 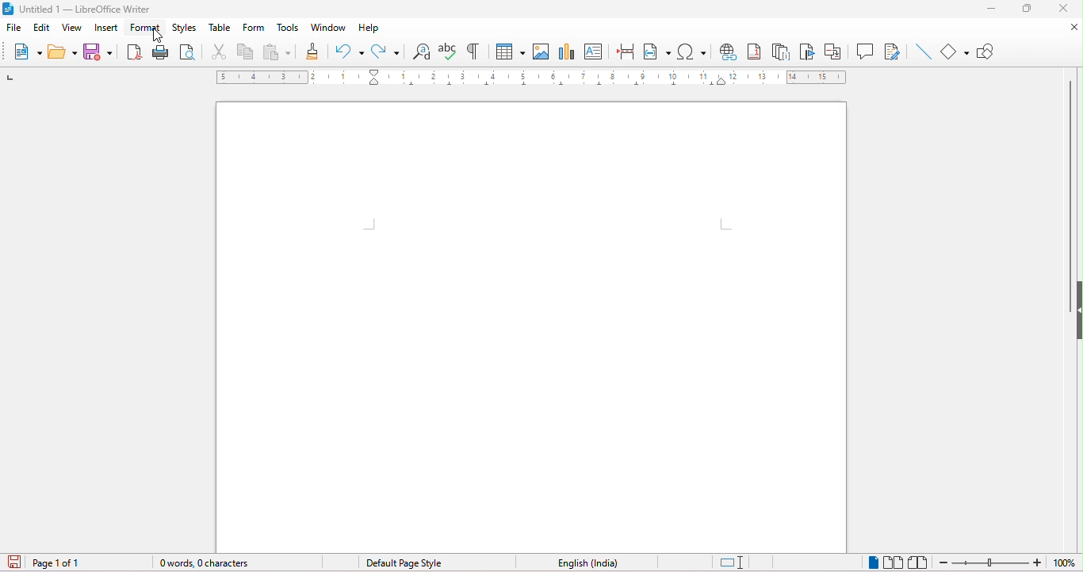 I want to click on zoom out, so click(x=992, y=561).